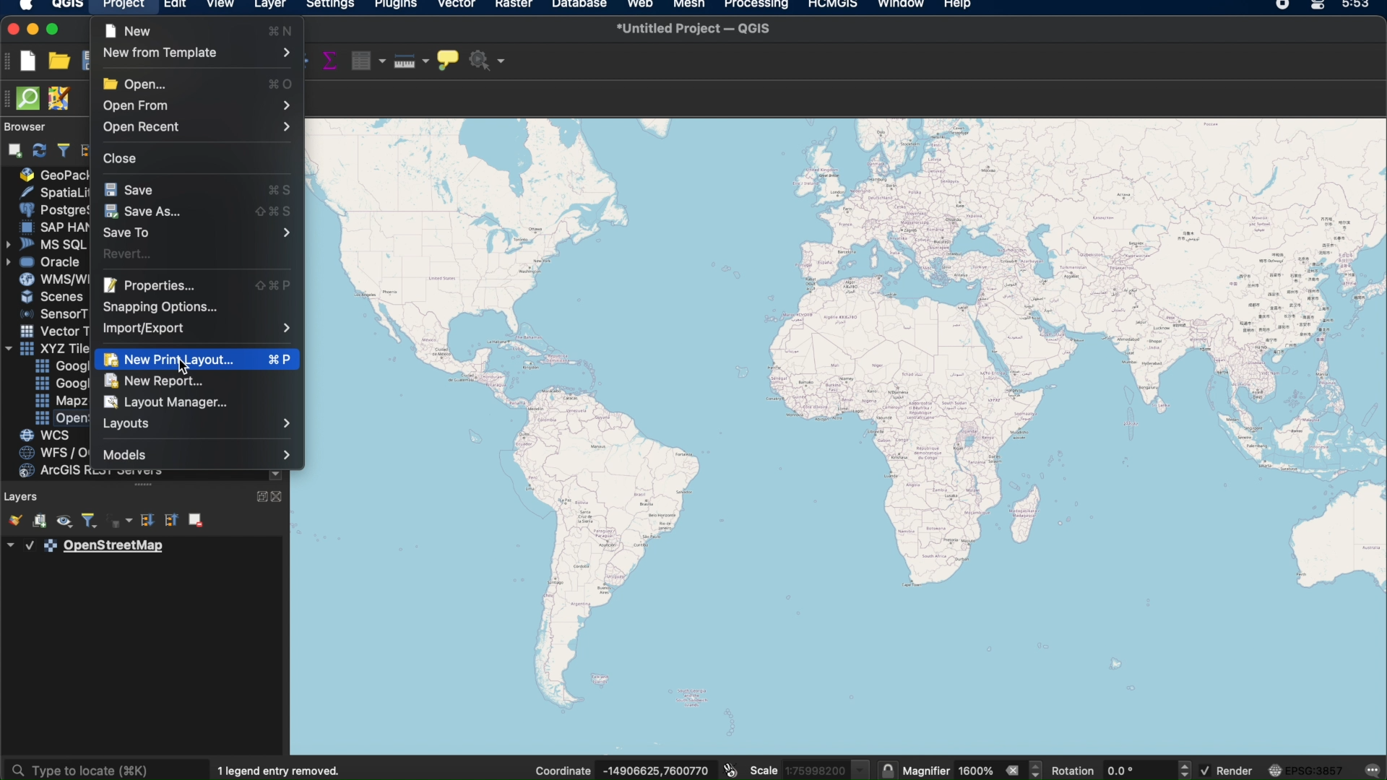 The width and height of the screenshot is (1387, 780). Describe the element at coordinates (31, 100) in the screenshot. I see `QuickOSm` at that location.